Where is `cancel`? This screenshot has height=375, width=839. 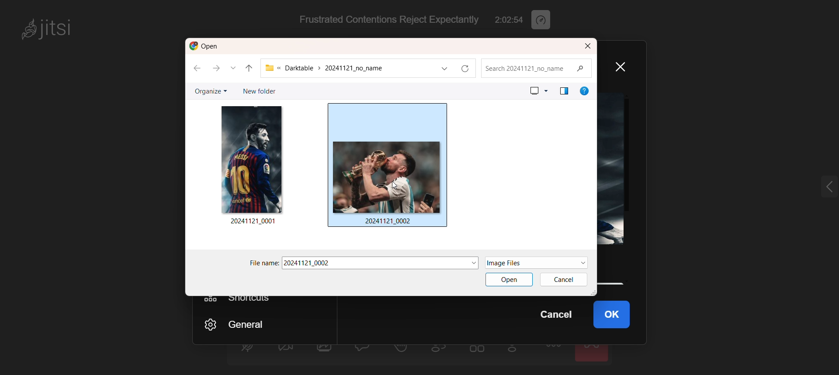
cancel is located at coordinates (565, 279).